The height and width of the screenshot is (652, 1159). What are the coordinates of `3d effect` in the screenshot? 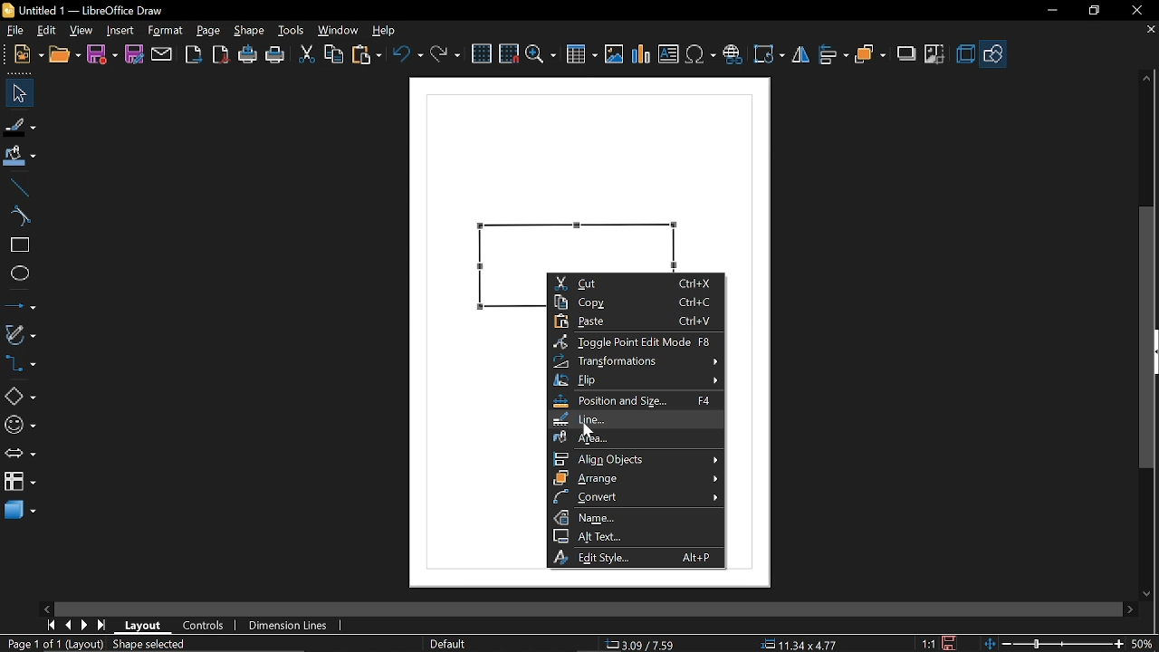 It's located at (965, 54).